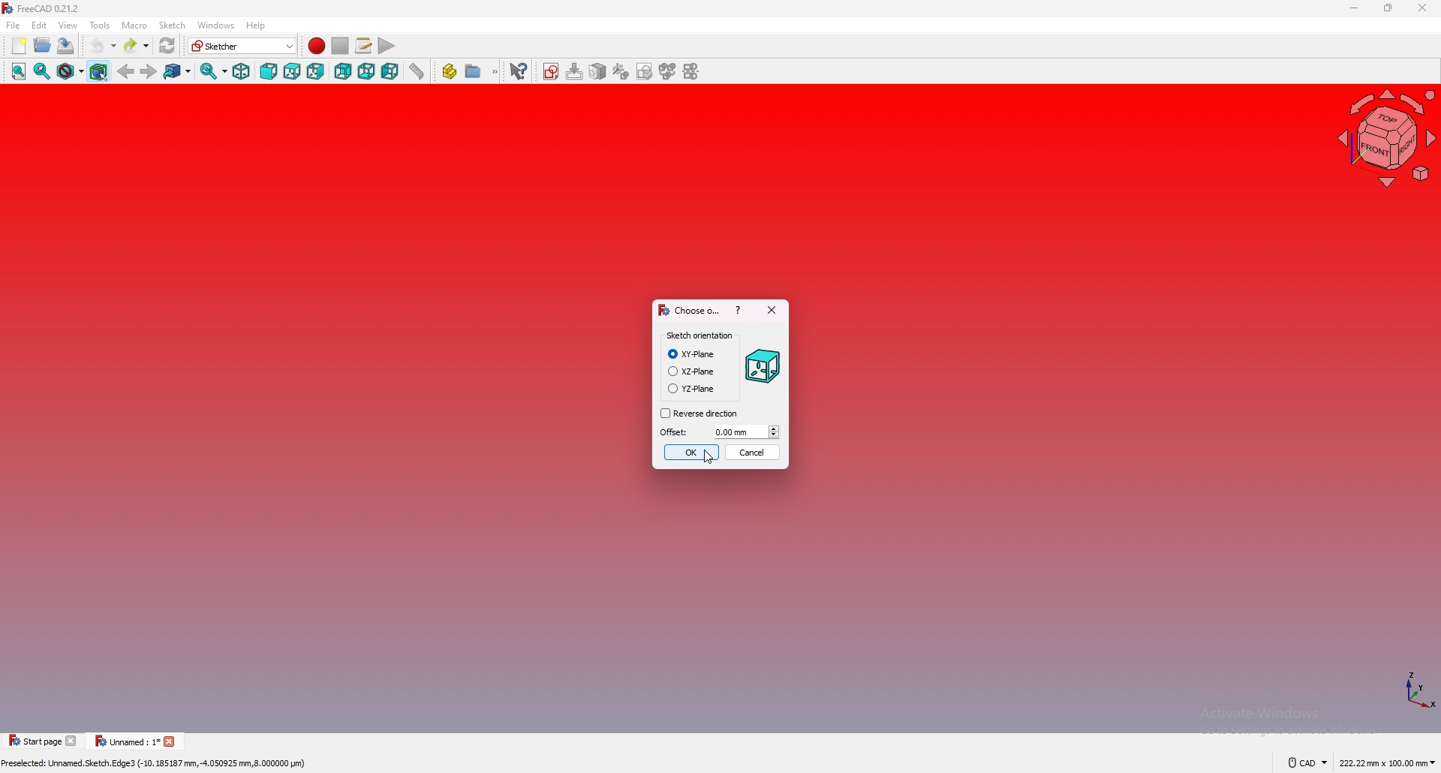  Describe the element at coordinates (242, 71) in the screenshot. I see `isometric` at that location.